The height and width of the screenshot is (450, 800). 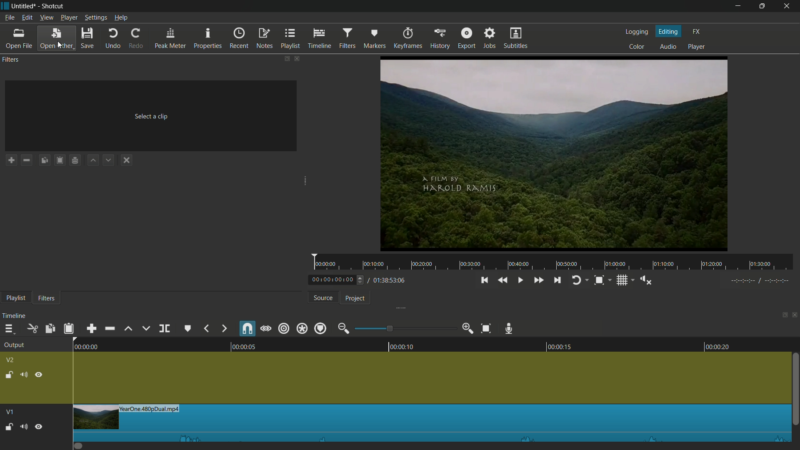 What do you see at coordinates (374, 39) in the screenshot?
I see `markers` at bounding box center [374, 39].